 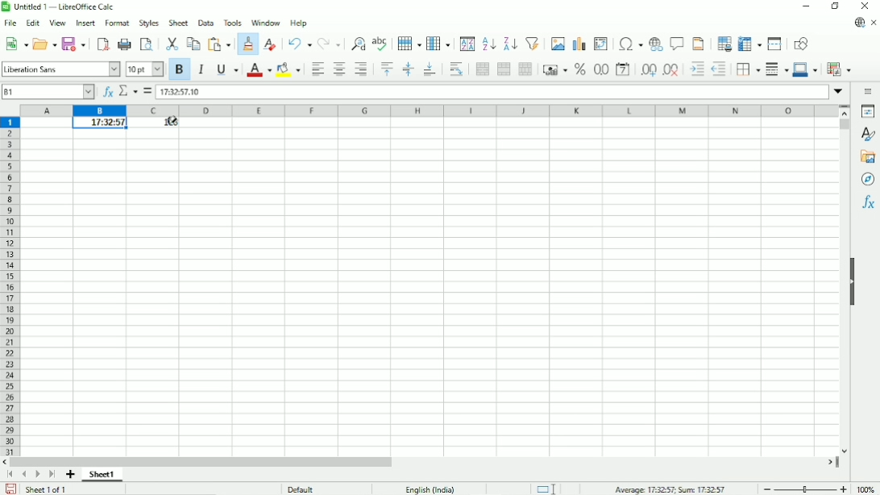 I want to click on Expand formula bar, so click(x=840, y=93).